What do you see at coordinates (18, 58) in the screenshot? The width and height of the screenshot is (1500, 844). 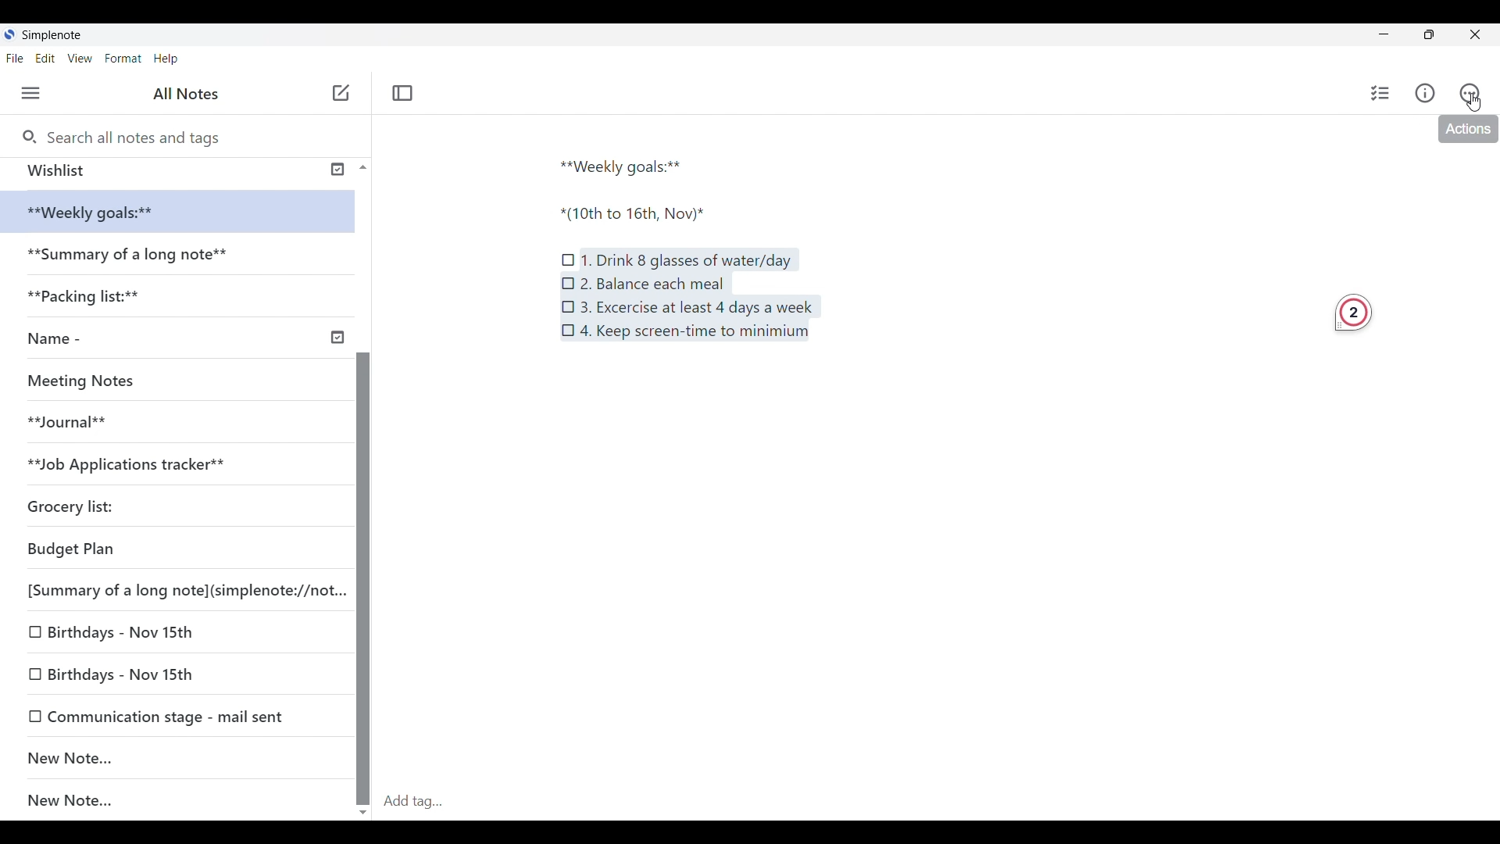 I see `File` at bounding box center [18, 58].